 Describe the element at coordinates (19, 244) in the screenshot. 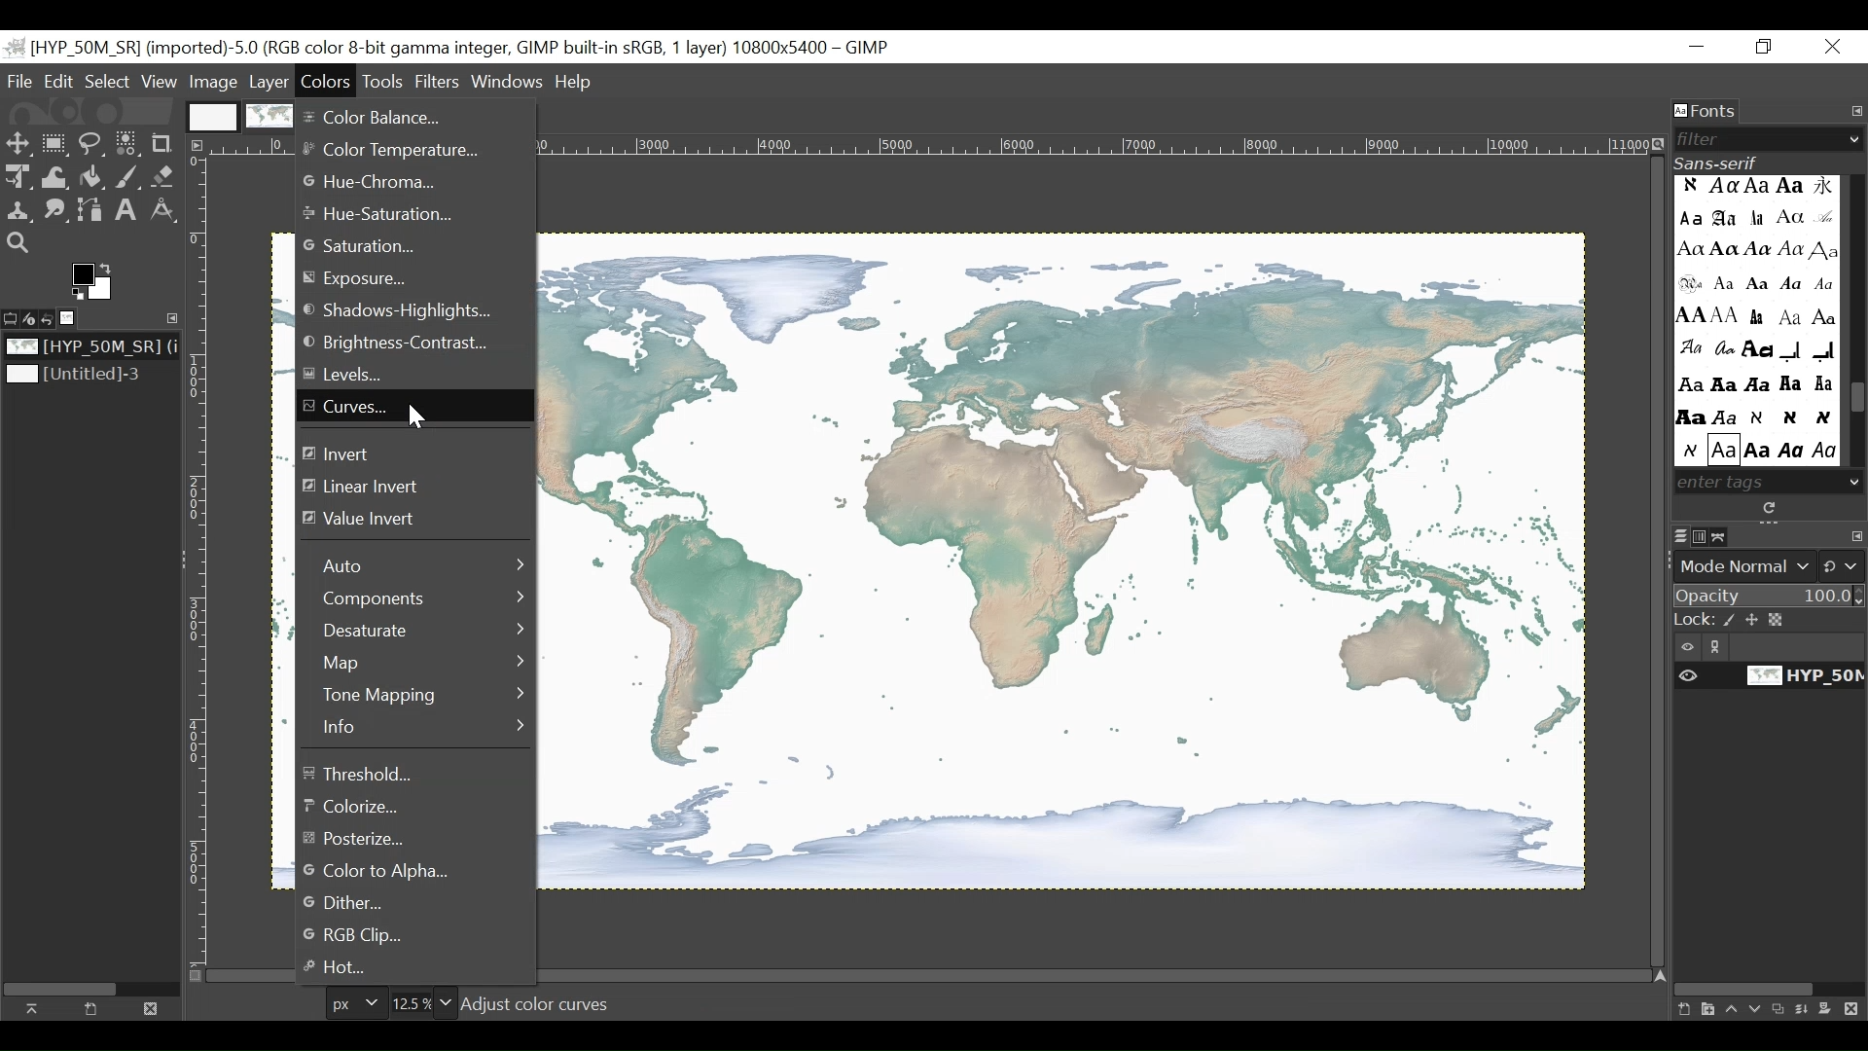

I see `Zoom Tool` at that location.